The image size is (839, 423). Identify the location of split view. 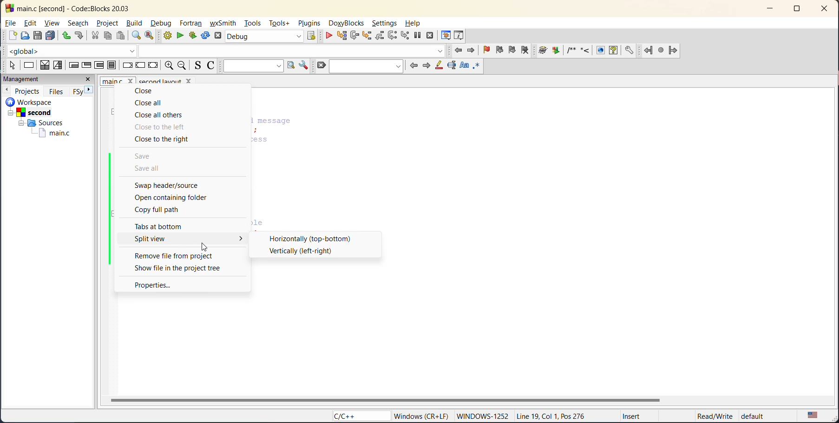
(153, 238).